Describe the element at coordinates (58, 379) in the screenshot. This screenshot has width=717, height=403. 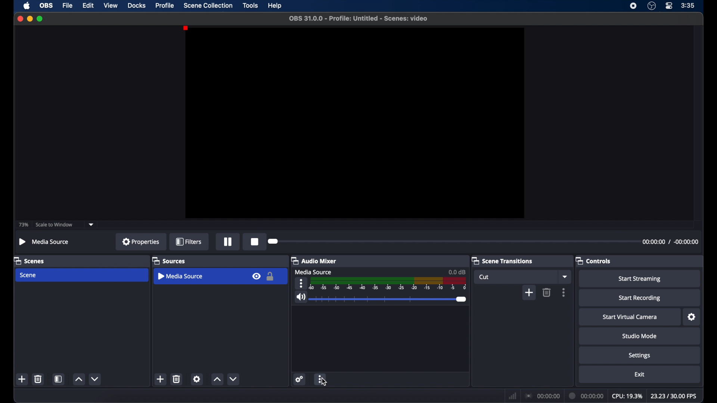
I see `scene filters` at that location.